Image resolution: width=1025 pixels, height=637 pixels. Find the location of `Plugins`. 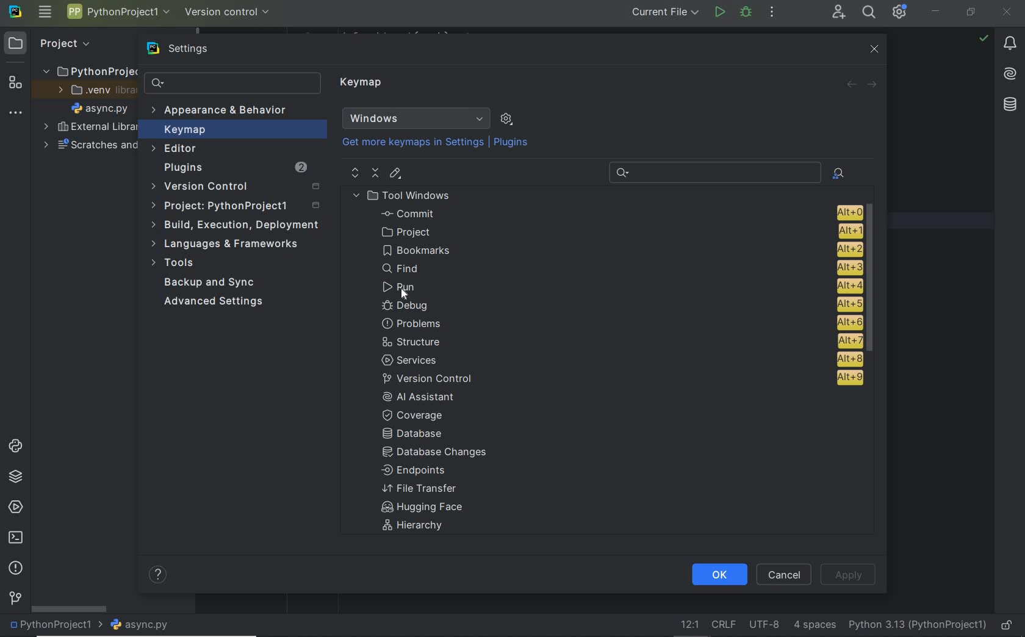

Plugins is located at coordinates (234, 168).